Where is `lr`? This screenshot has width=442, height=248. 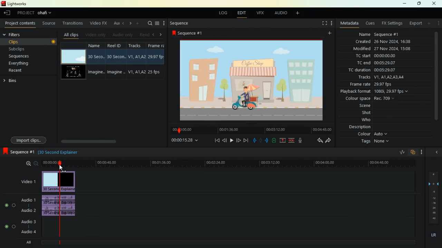
lr is located at coordinates (433, 236).